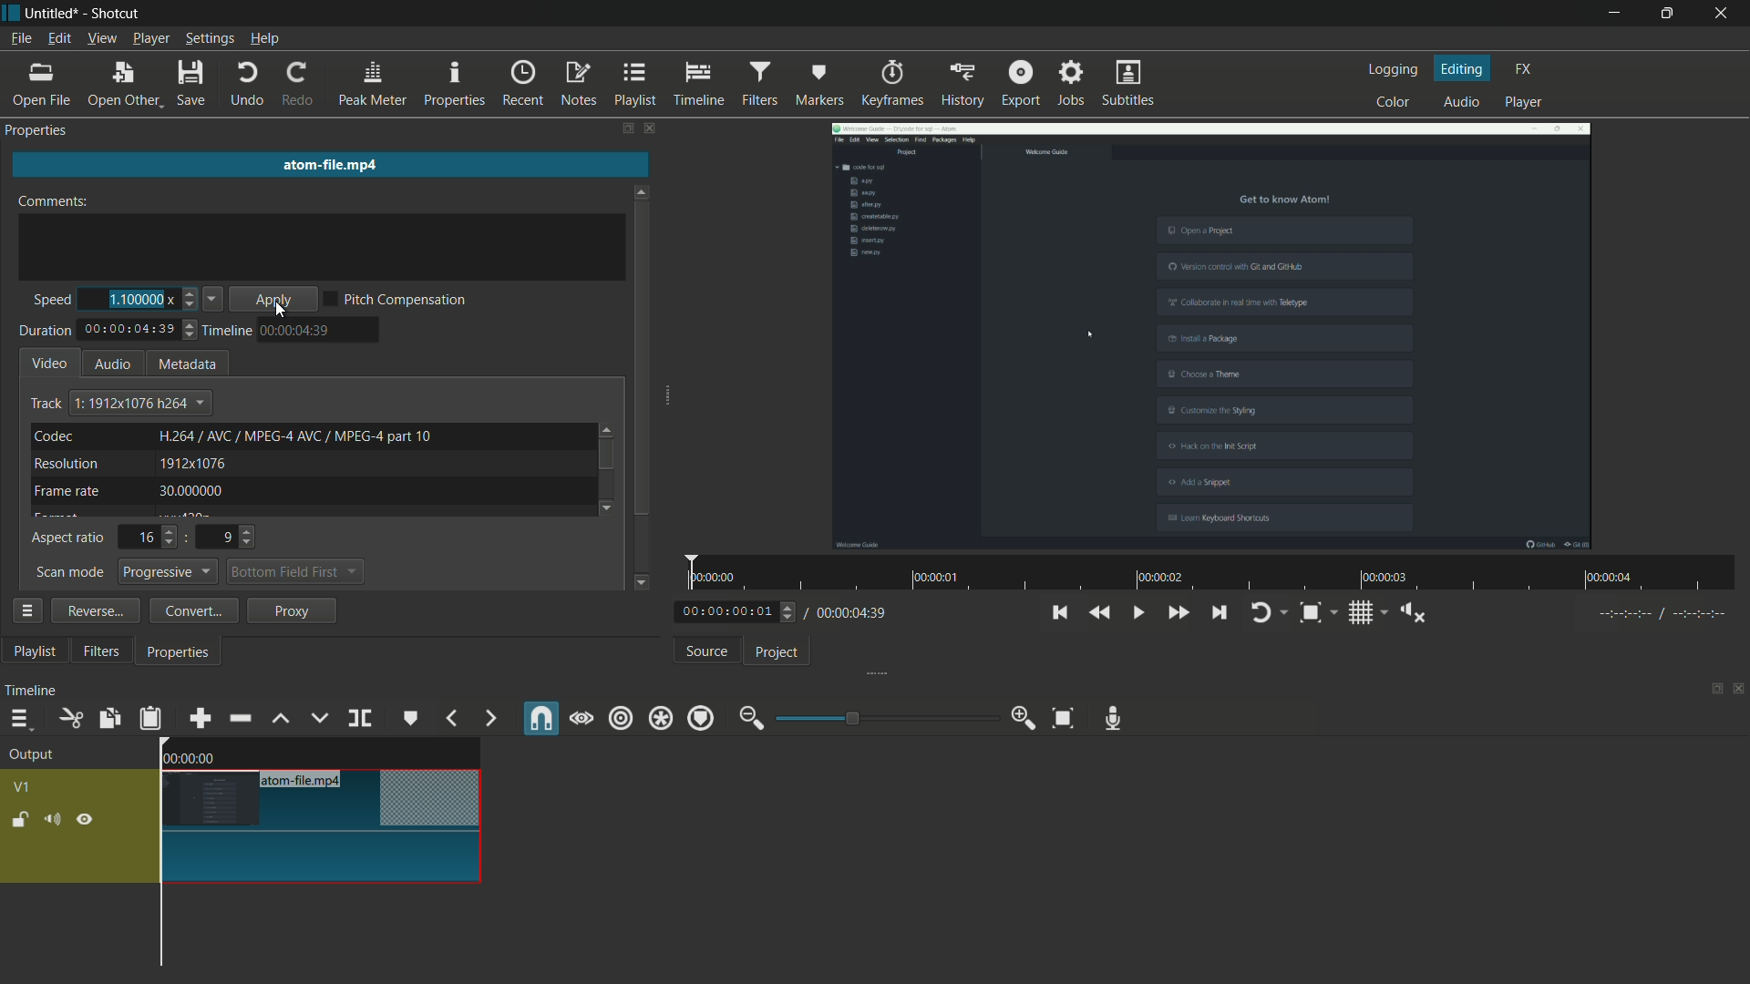 This screenshot has width=1750, height=984. What do you see at coordinates (318, 717) in the screenshot?
I see `overwrite` at bounding box center [318, 717].